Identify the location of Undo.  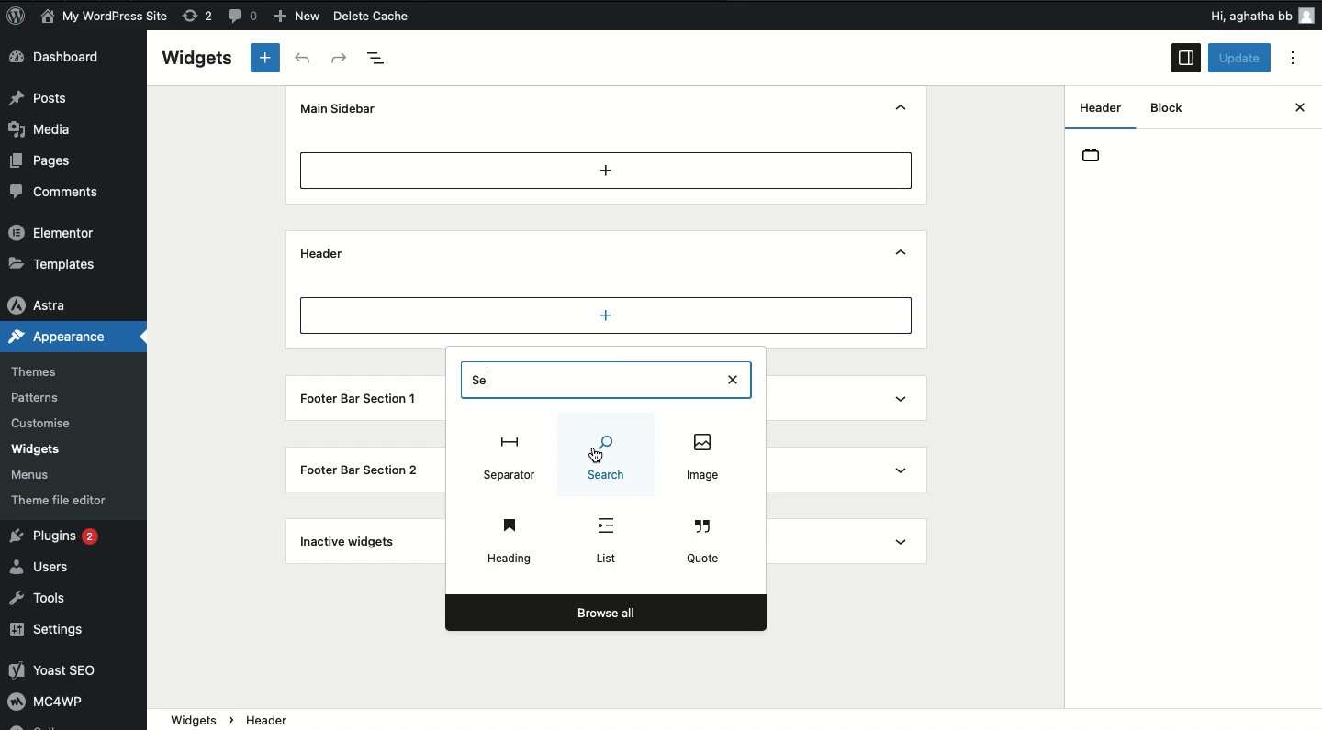
(302, 59).